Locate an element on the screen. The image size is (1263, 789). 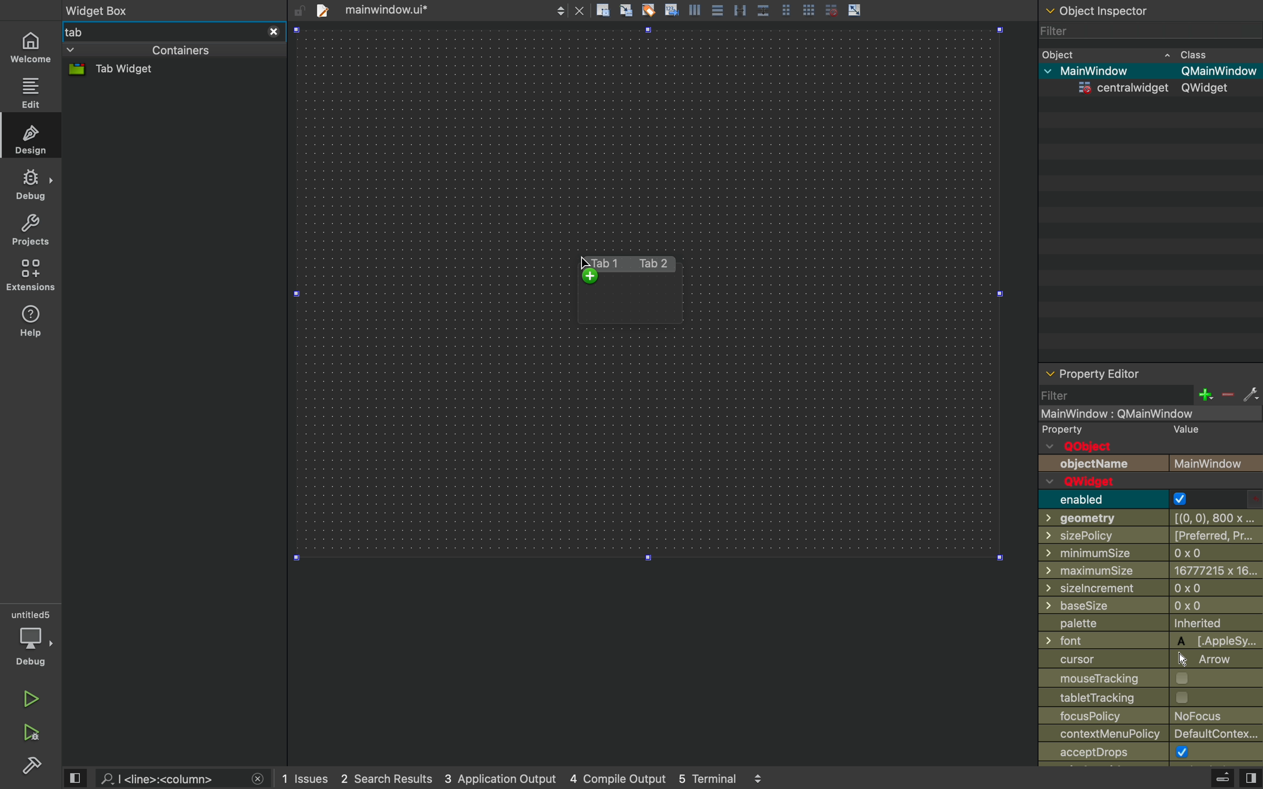
build is located at coordinates (31, 768).